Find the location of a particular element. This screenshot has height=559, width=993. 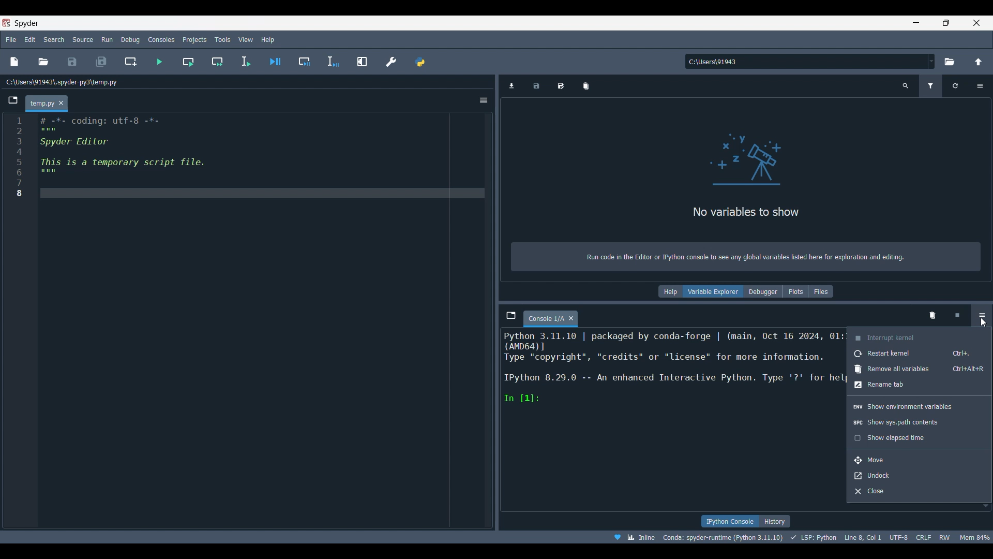

Browse tabs is located at coordinates (511, 315).